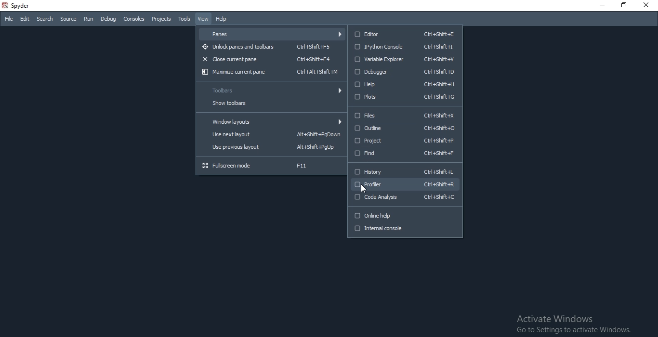 This screenshot has width=658, height=337. I want to click on Projects, so click(161, 19).